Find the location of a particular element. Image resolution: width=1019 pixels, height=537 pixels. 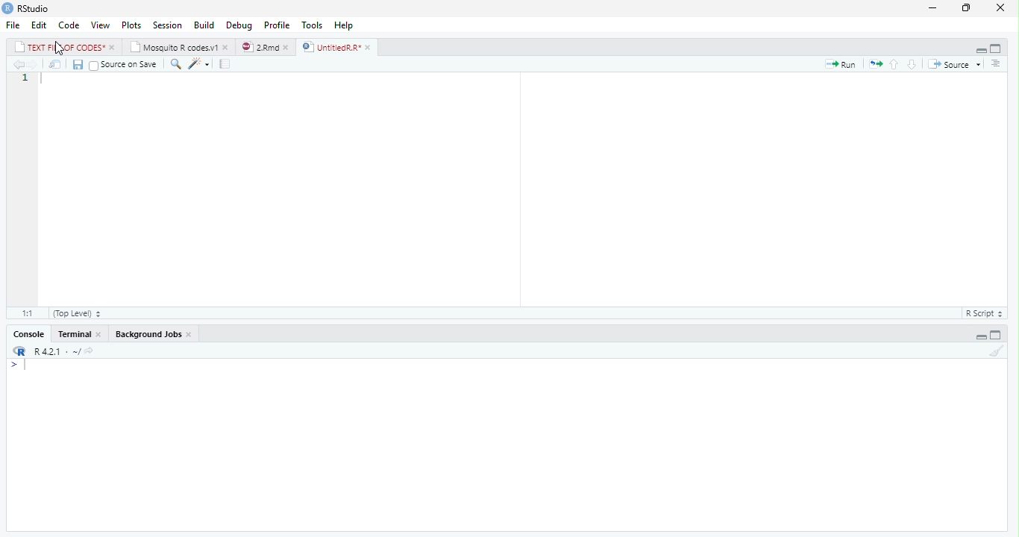

Find/Replace is located at coordinates (175, 64).